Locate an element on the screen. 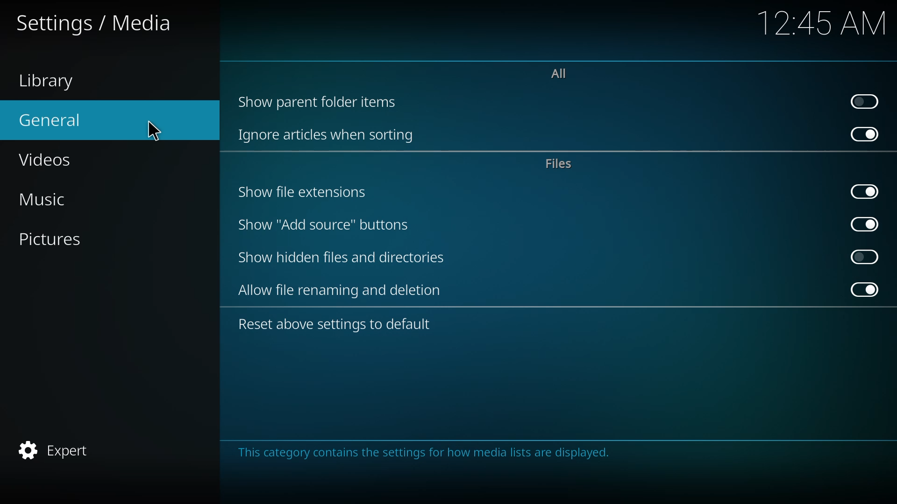 Image resolution: width=897 pixels, height=504 pixels. click to enable is located at coordinates (864, 256).